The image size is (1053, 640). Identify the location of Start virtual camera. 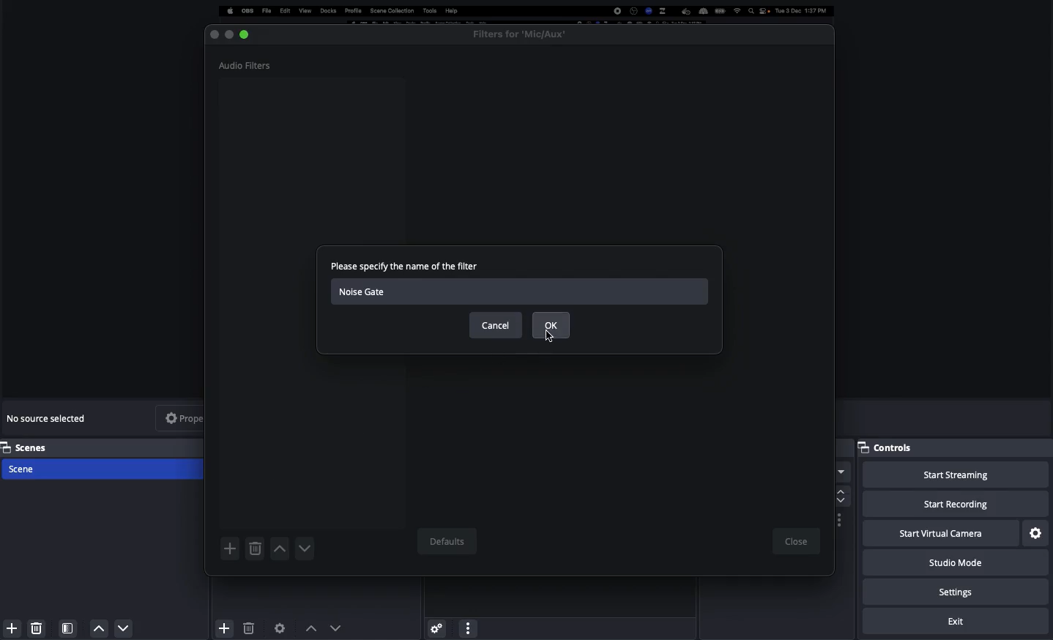
(939, 534).